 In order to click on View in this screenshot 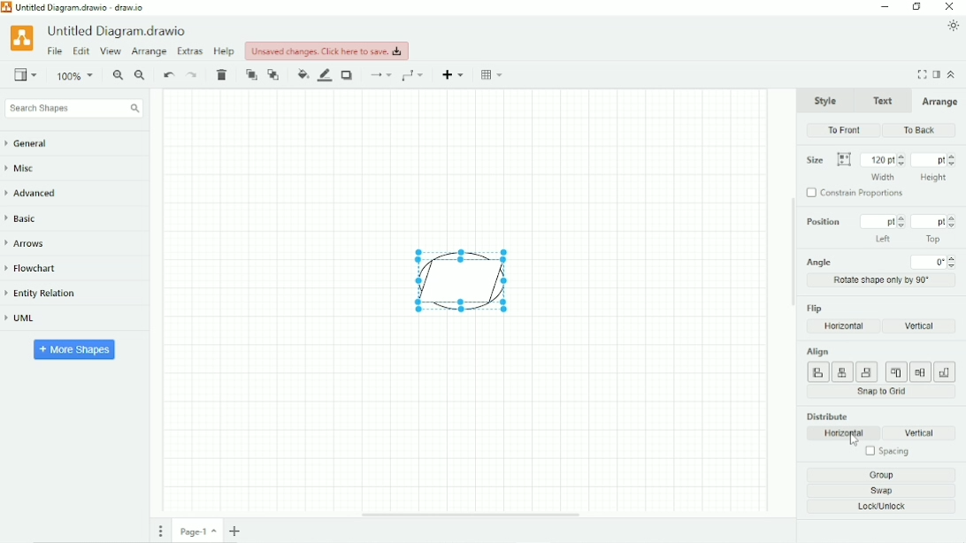, I will do `click(111, 52)`.